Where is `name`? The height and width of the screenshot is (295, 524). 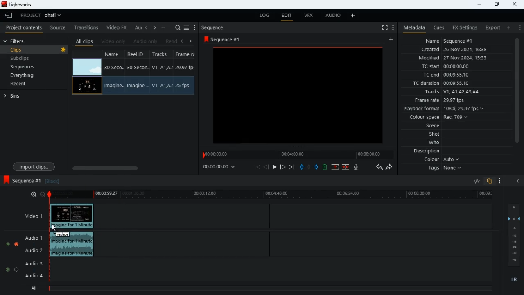
name is located at coordinates (114, 55).